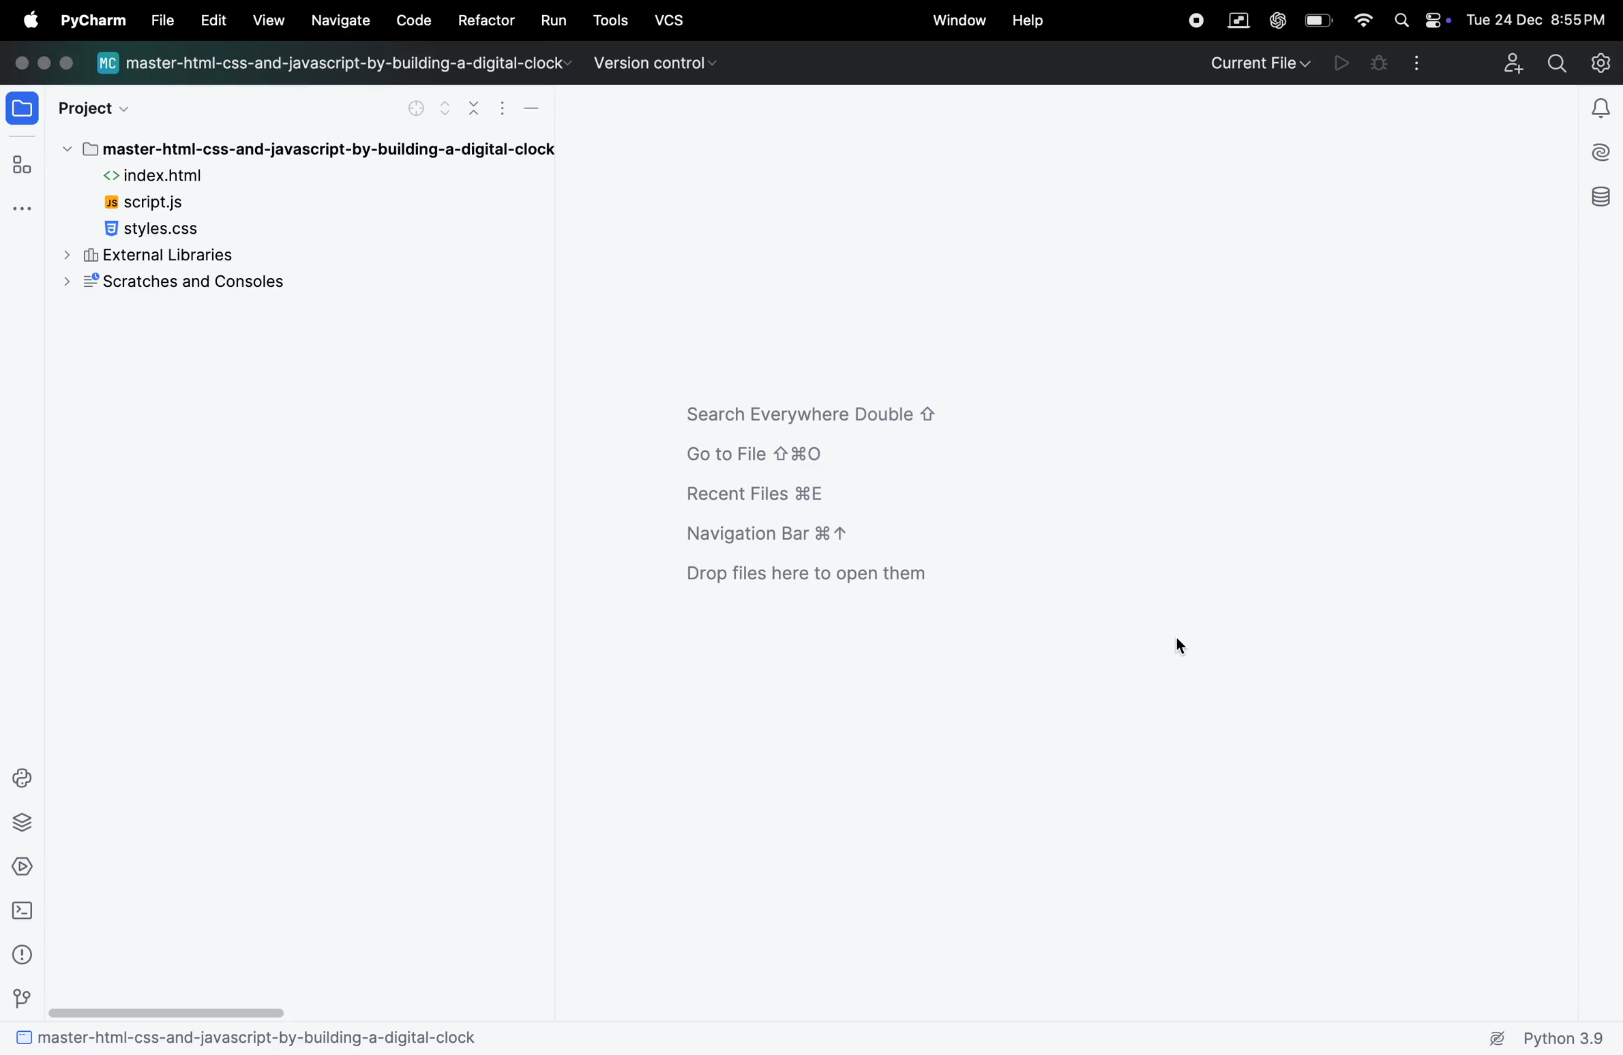 This screenshot has height=1055, width=1623. What do you see at coordinates (25, 914) in the screenshot?
I see `terminal` at bounding box center [25, 914].